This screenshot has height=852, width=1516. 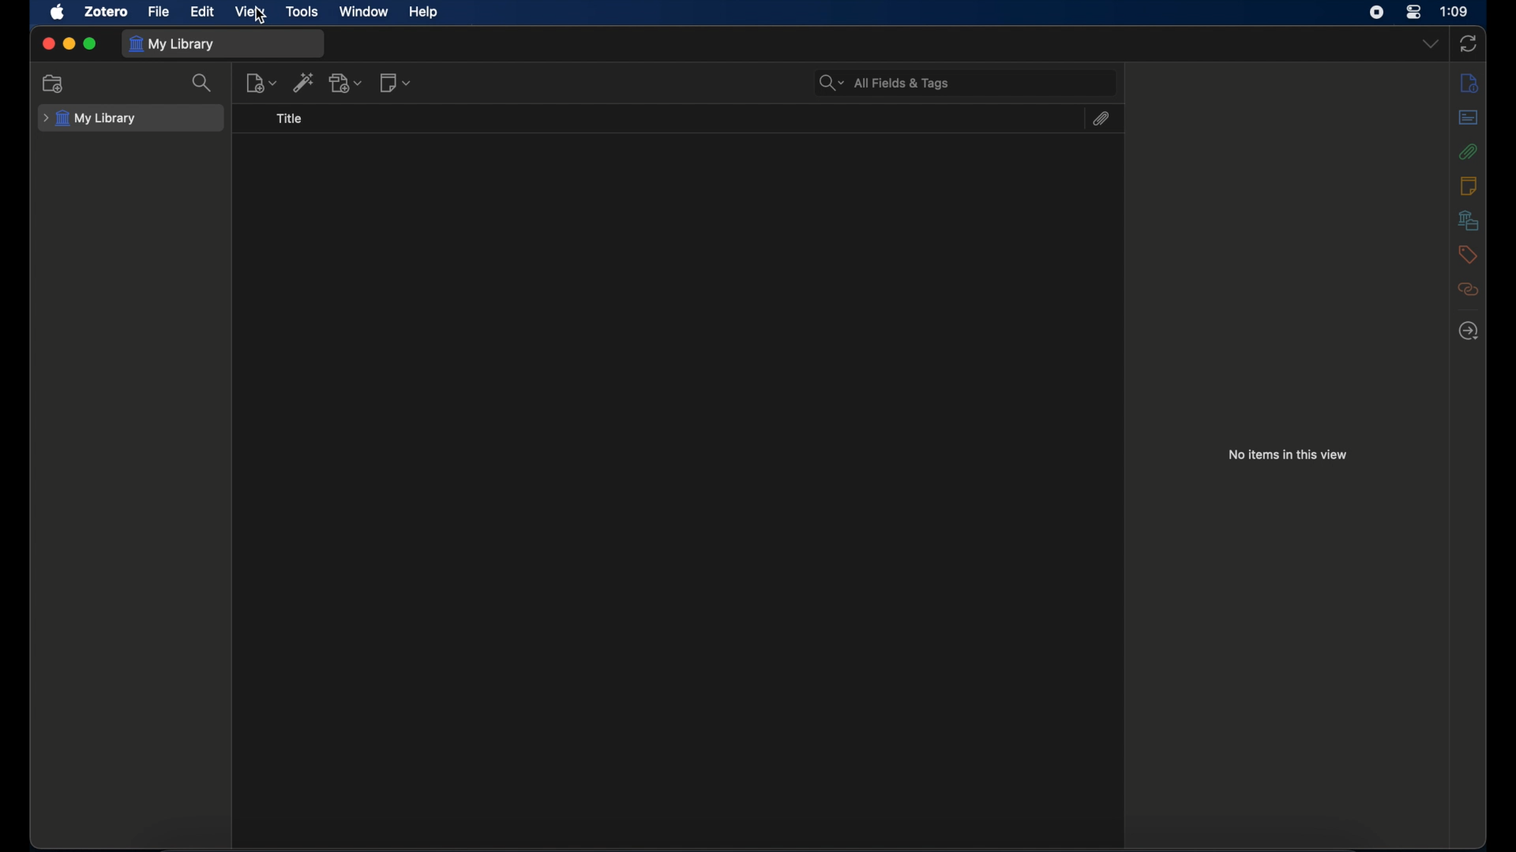 I want to click on window, so click(x=363, y=12).